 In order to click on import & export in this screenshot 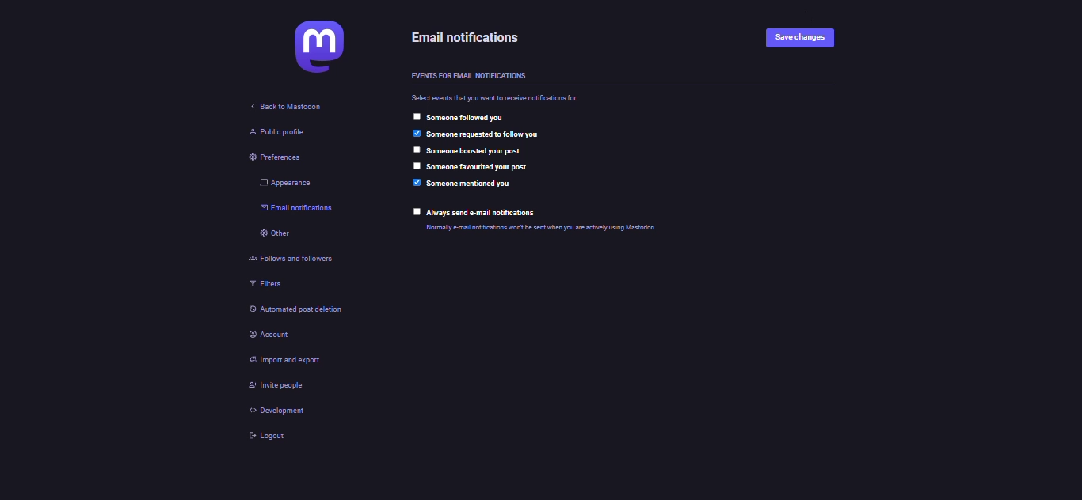, I will do `click(287, 361)`.